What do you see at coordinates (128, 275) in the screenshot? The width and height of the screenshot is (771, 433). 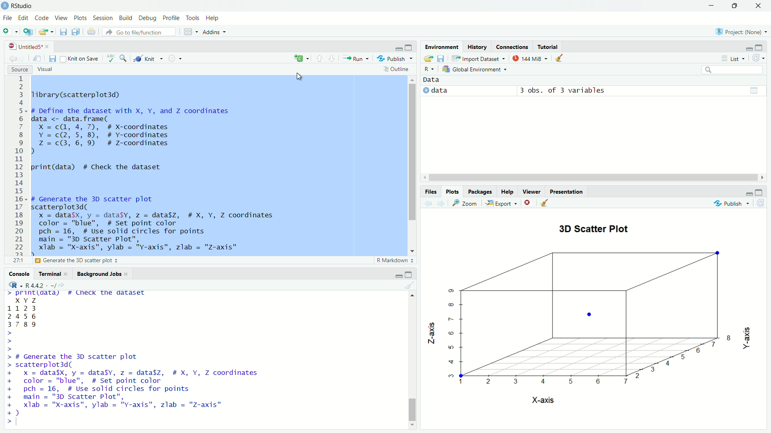 I see `close` at bounding box center [128, 275].